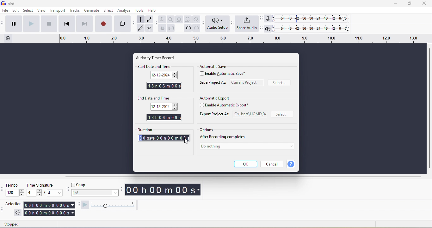 This screenshot has width=432, height=228. What do you see at coordinates (9, 39) in the screenshot?
I see `timeline options` at bounding box center [9, 39].